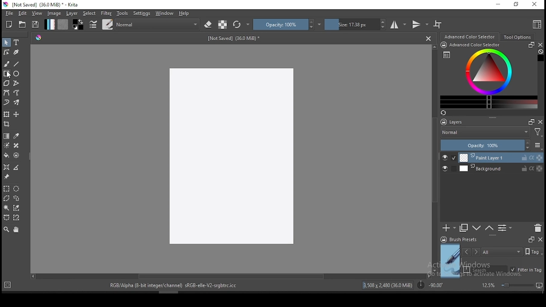 This screenshot has width=546, height=307. Describe the element at coordinates (22, 24) in the screenshot. I see `open` at that location.